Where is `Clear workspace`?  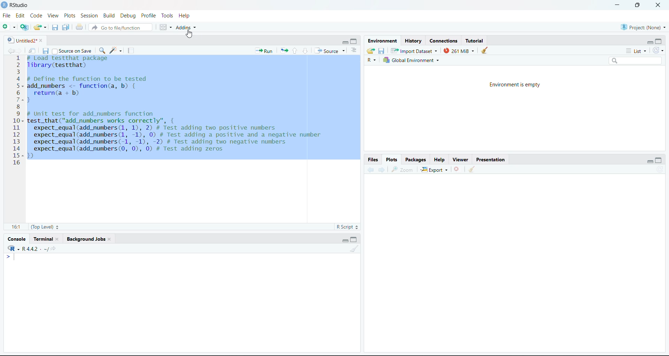 Clear workspace is located at coordinates (355, 249).